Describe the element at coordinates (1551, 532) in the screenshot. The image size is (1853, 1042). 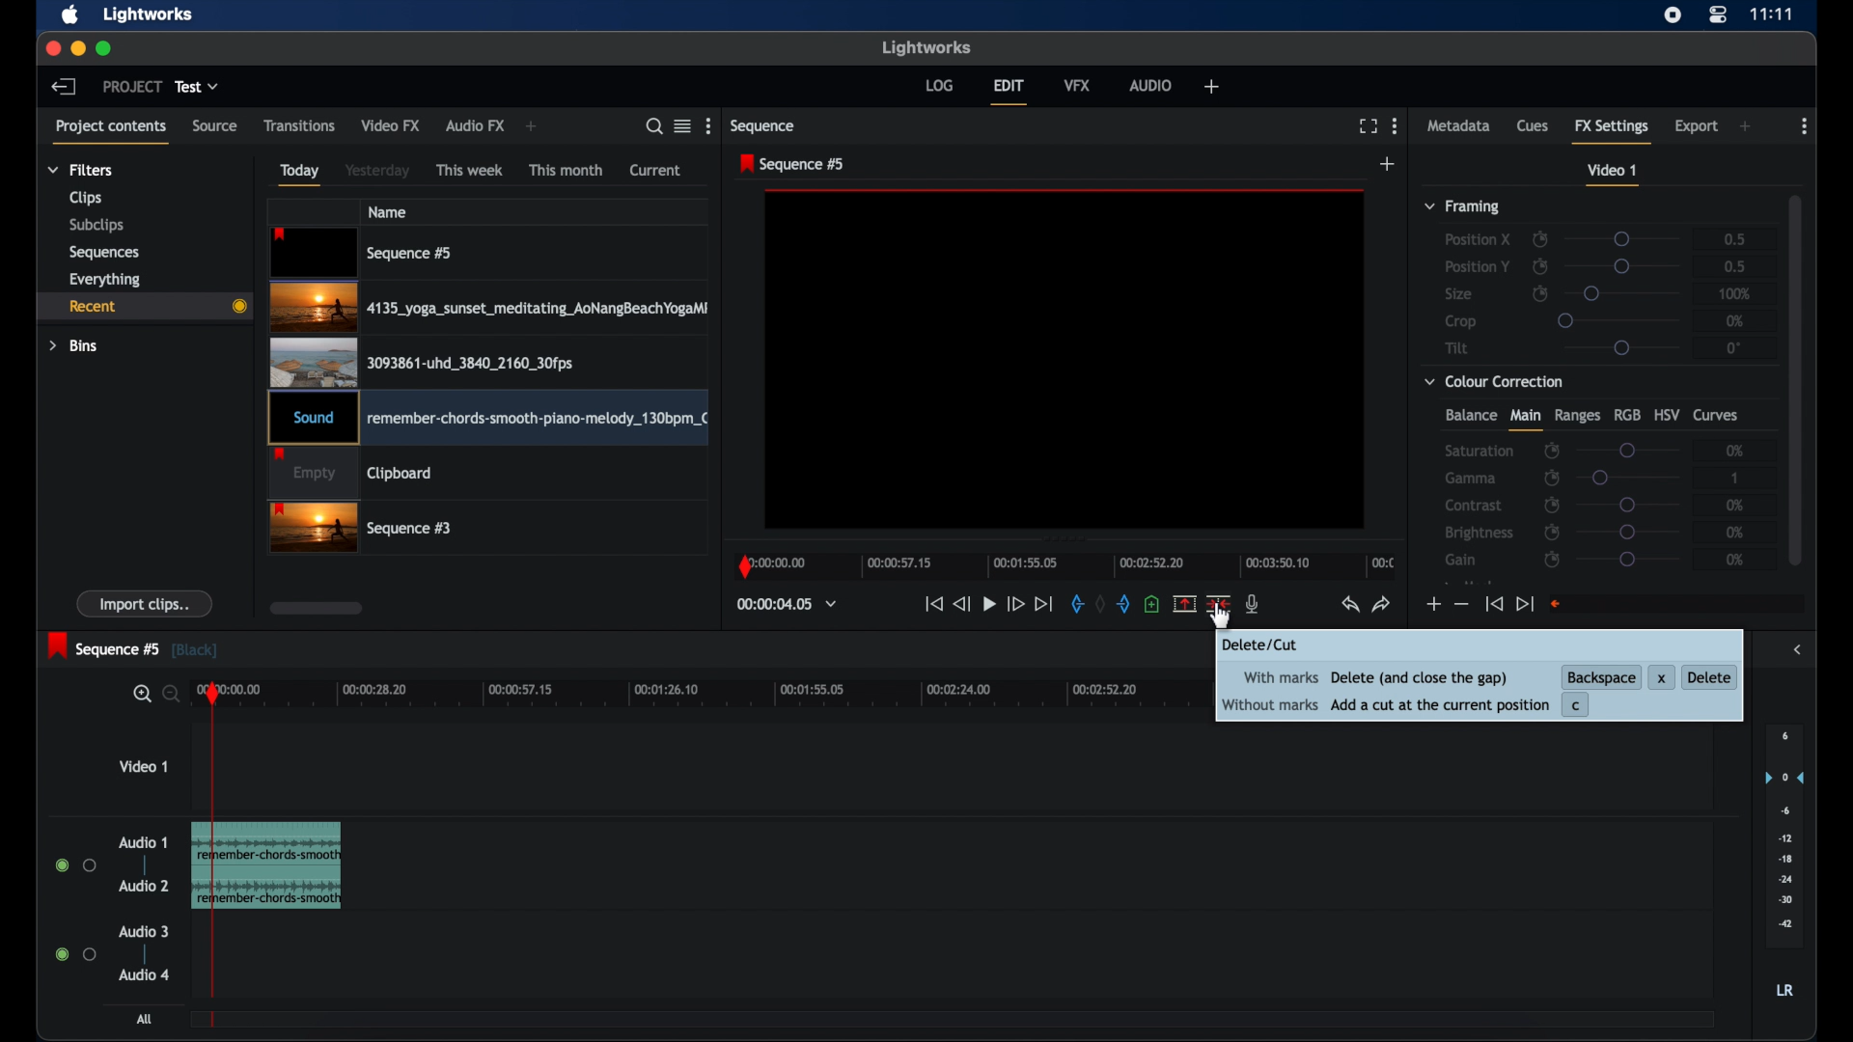
I see `enable/disable keyframes` at that location.